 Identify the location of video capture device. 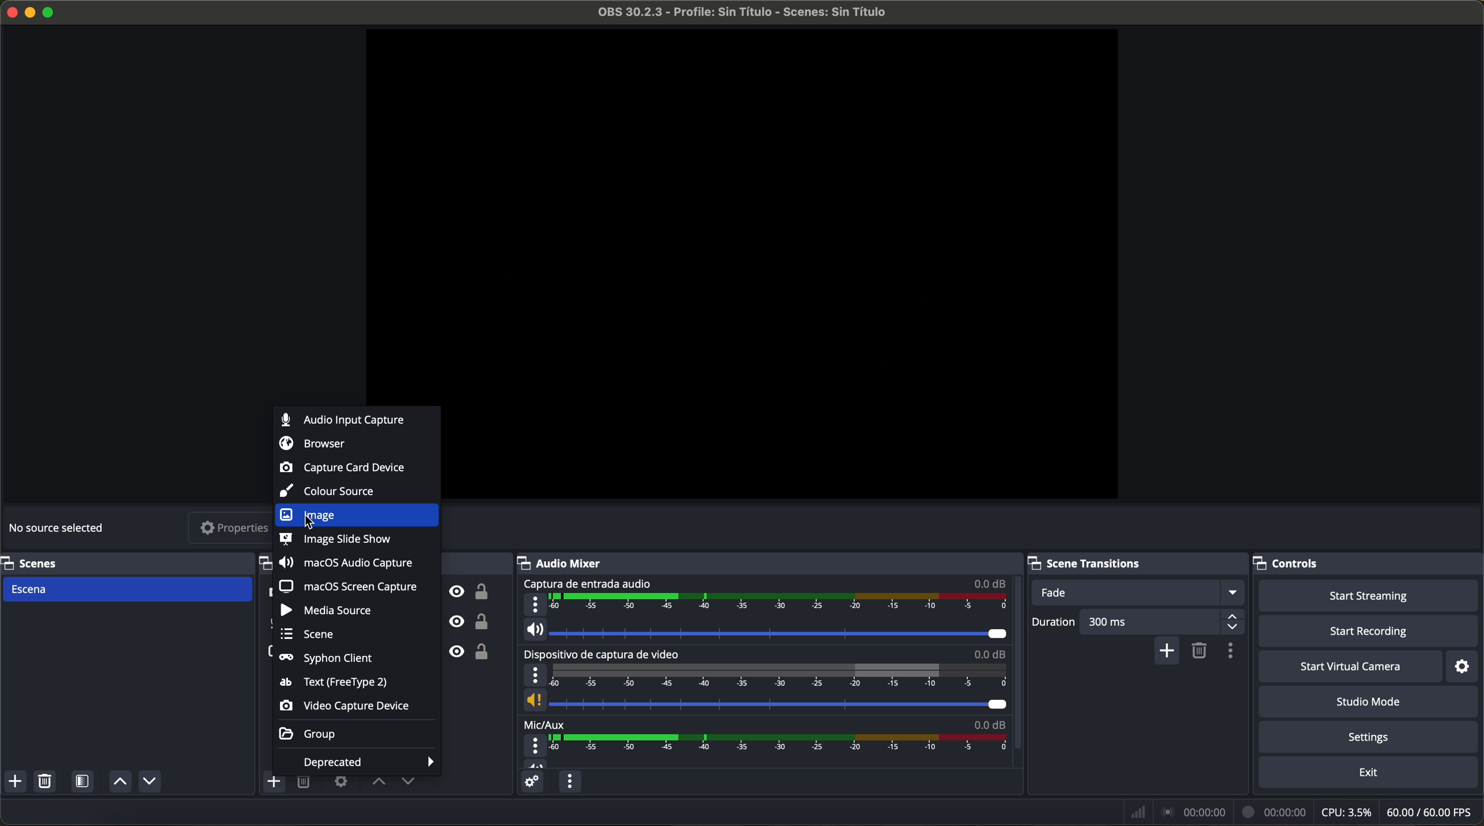
(605, 654).